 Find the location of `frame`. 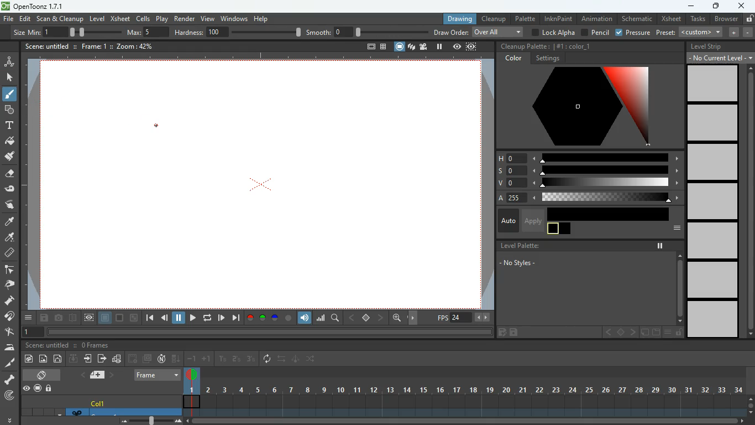

frame is located at coordinates (158, 375).